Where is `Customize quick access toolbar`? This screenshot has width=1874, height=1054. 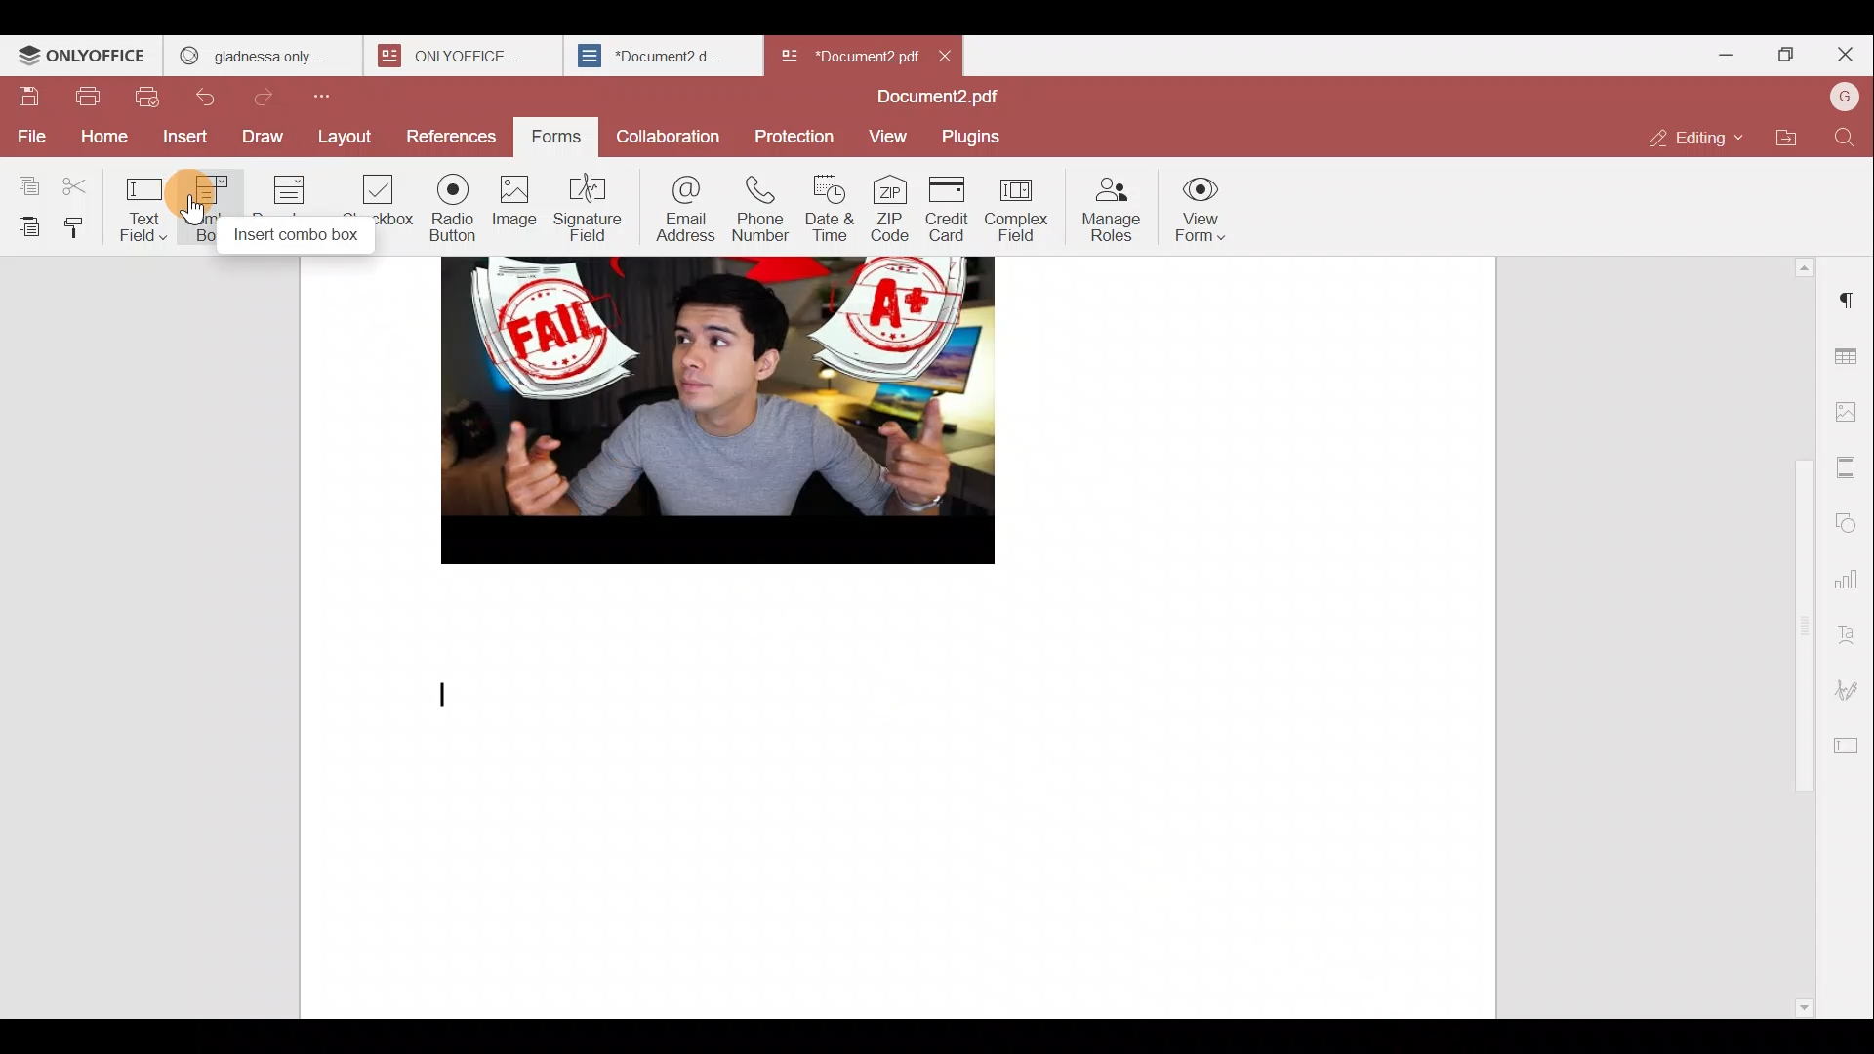 Customize quick access toolbar is located at coordinates (330, 102).